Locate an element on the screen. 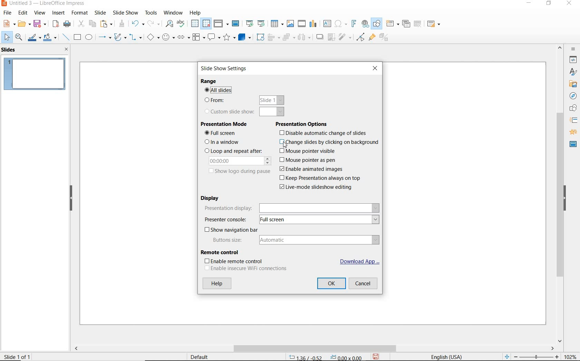 The height and width of the screenshot is (361, 580). INSERT SPECIAL CHARACTERS is located at coordinates (340, 24).